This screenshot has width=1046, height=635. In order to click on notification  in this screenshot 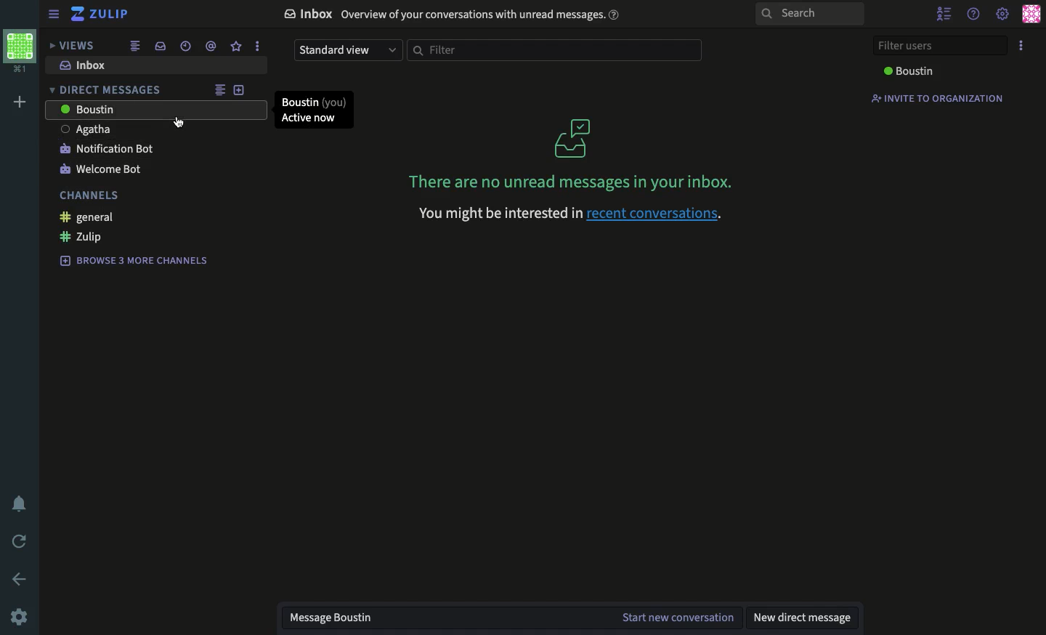, I will do `click(21, 503)`.